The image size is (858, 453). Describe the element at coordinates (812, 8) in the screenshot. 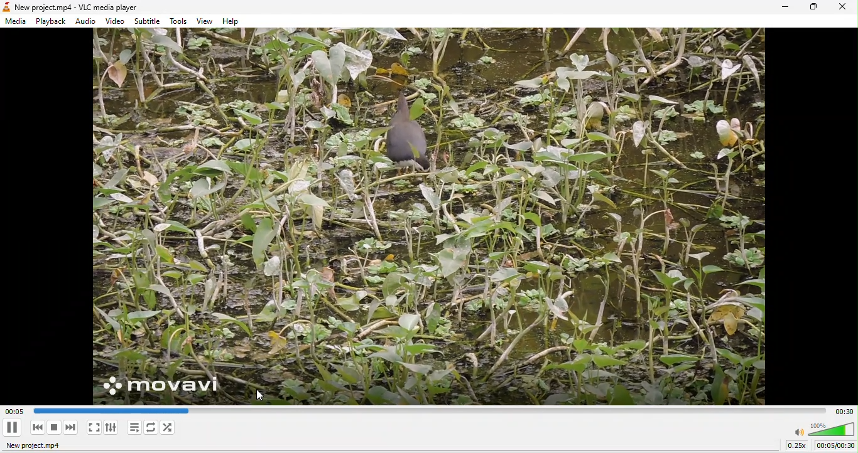

I see `maximize` at that location.